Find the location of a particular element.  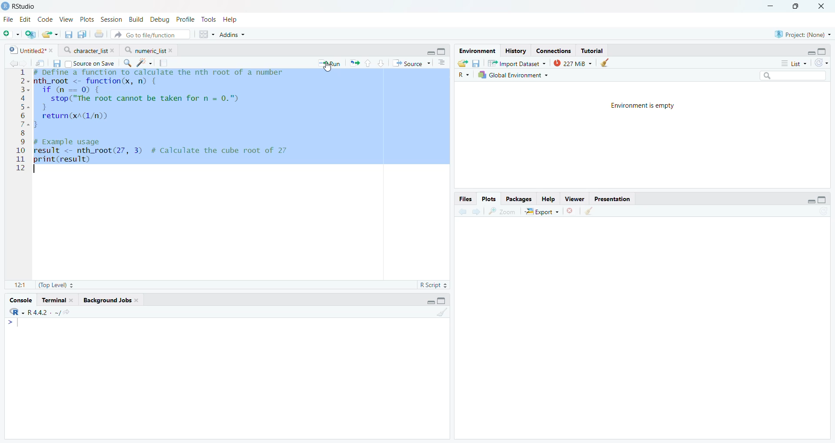

Build is located at coordinates (137, 20).